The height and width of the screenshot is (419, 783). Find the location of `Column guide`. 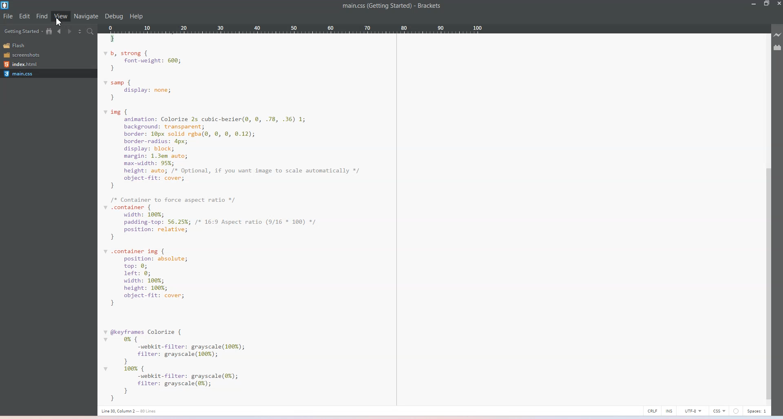

Column guide is located at coordinates (396, 221).